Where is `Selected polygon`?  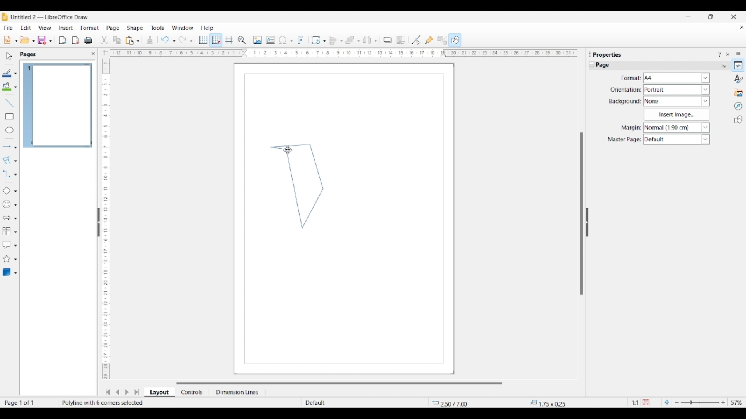
Selected polygon is located at coordinates (7, 161).